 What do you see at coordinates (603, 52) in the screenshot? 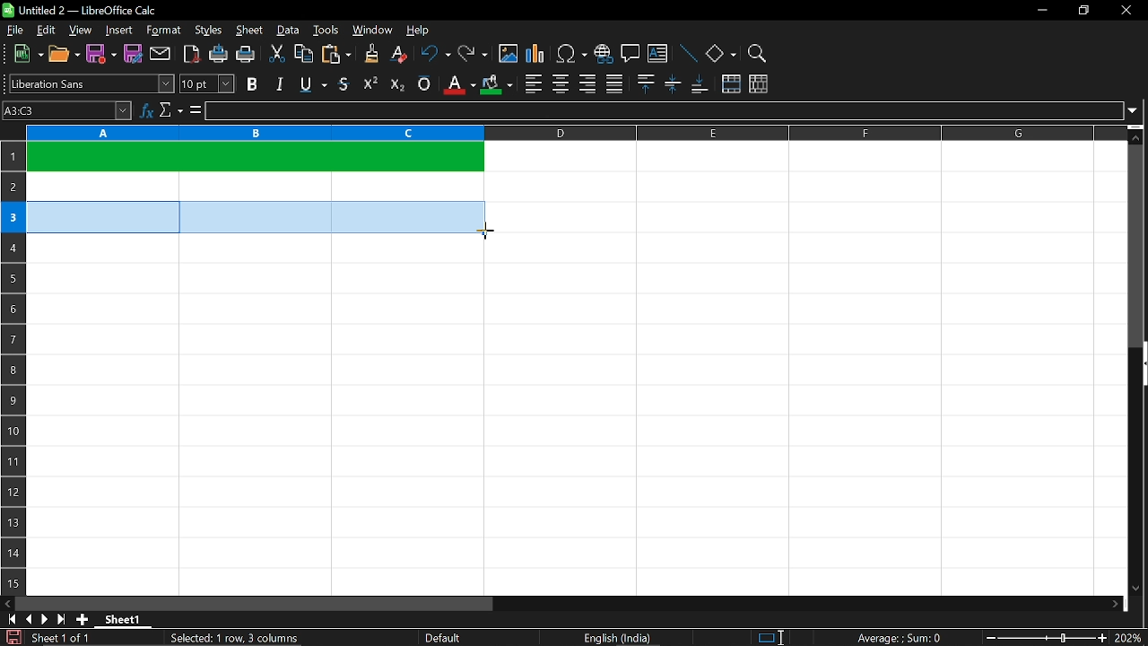
I see `insert hyperlink` at bounding box center [603, 52].